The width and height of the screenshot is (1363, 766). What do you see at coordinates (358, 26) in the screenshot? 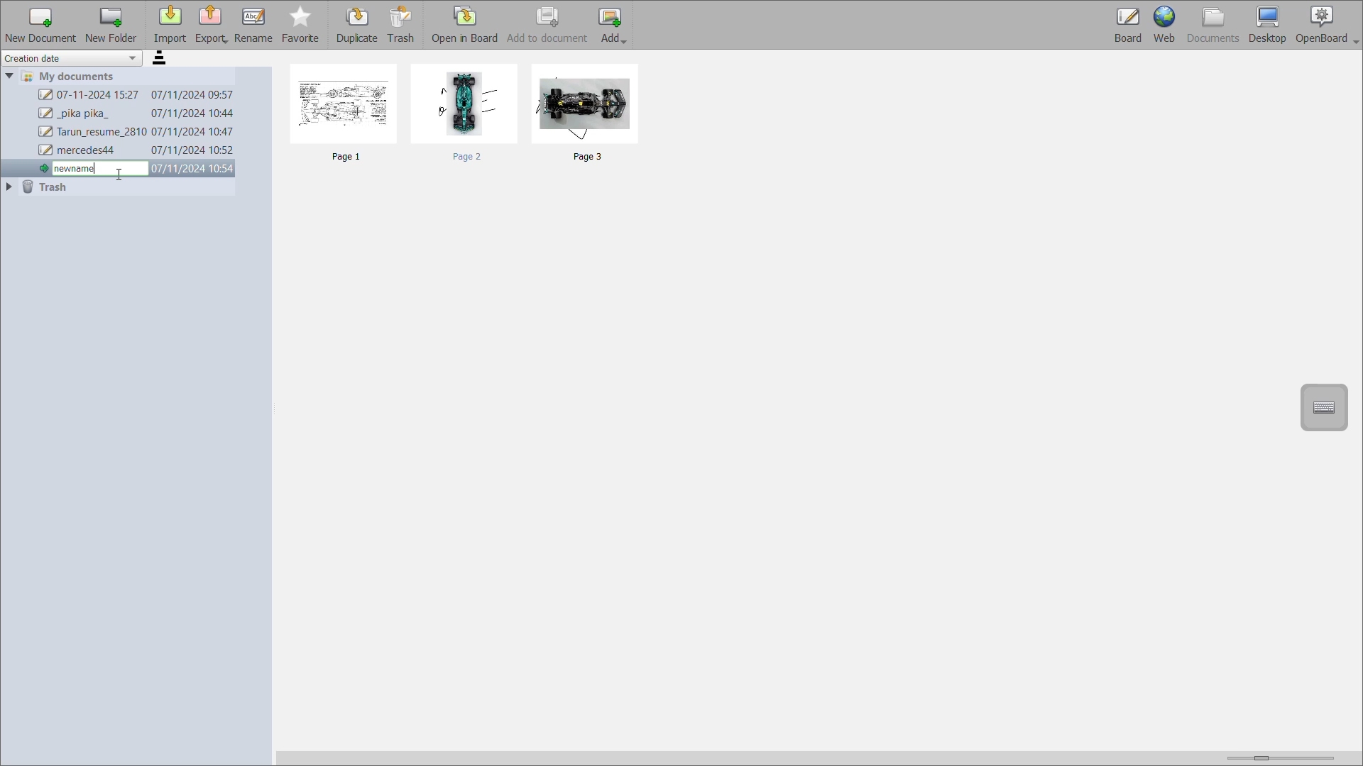
I see `duplicate` at bounding box center [358, 26].